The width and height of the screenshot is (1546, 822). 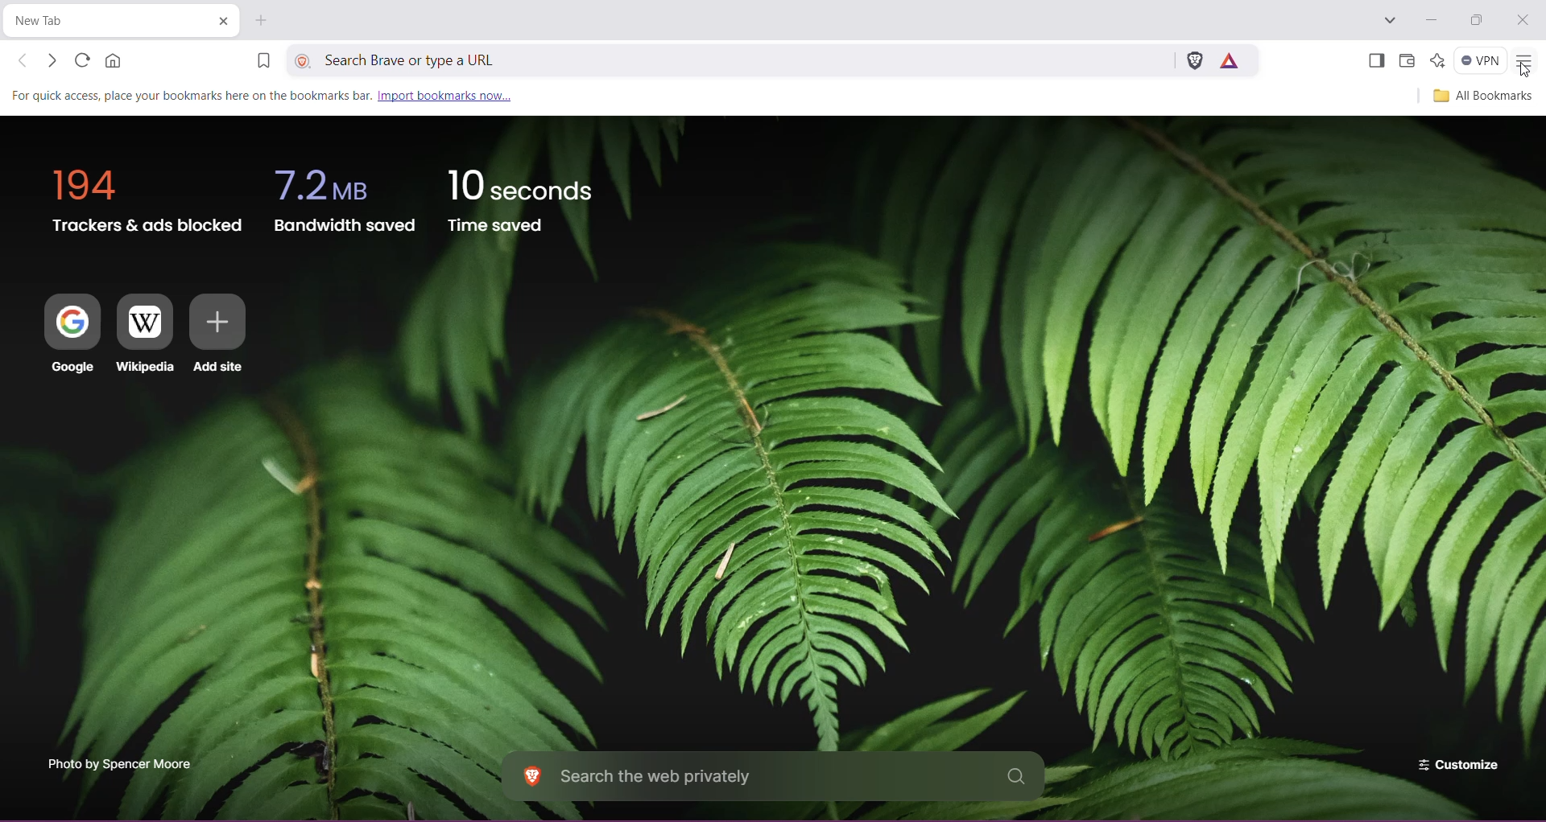 What do you see at coordinates (218, 335) in the screenshot?
I see `Add site` at bounding box center [218, 335].